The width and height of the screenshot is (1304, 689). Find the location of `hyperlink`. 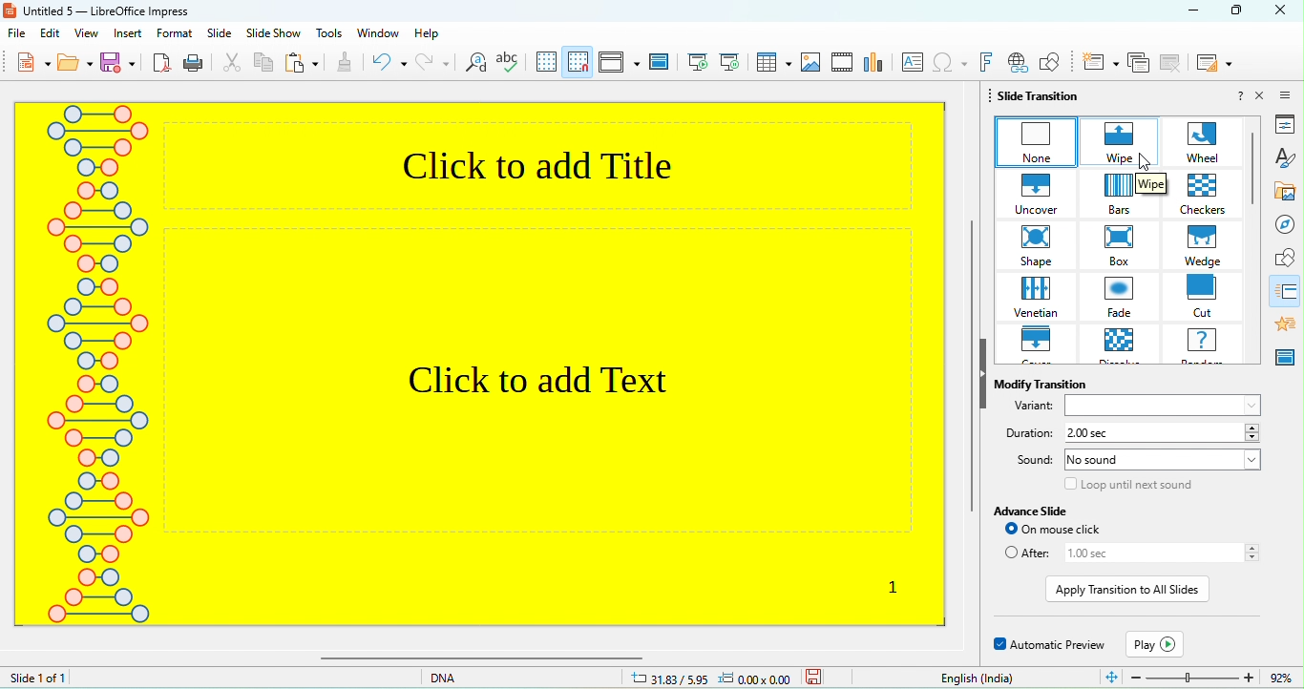

hyperlink is located at coordinates (1018, 62).